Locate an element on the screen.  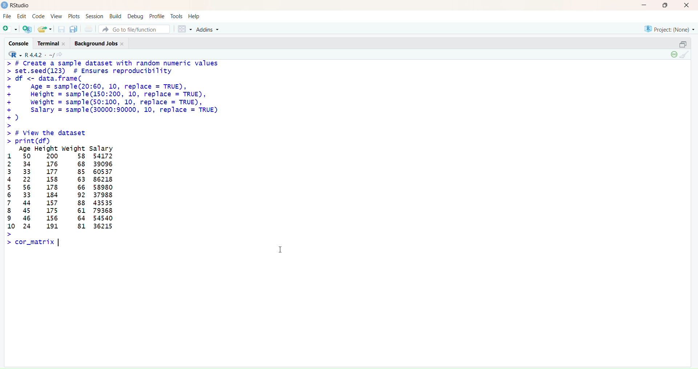
Text cursor is located at coordinates (281, 248).